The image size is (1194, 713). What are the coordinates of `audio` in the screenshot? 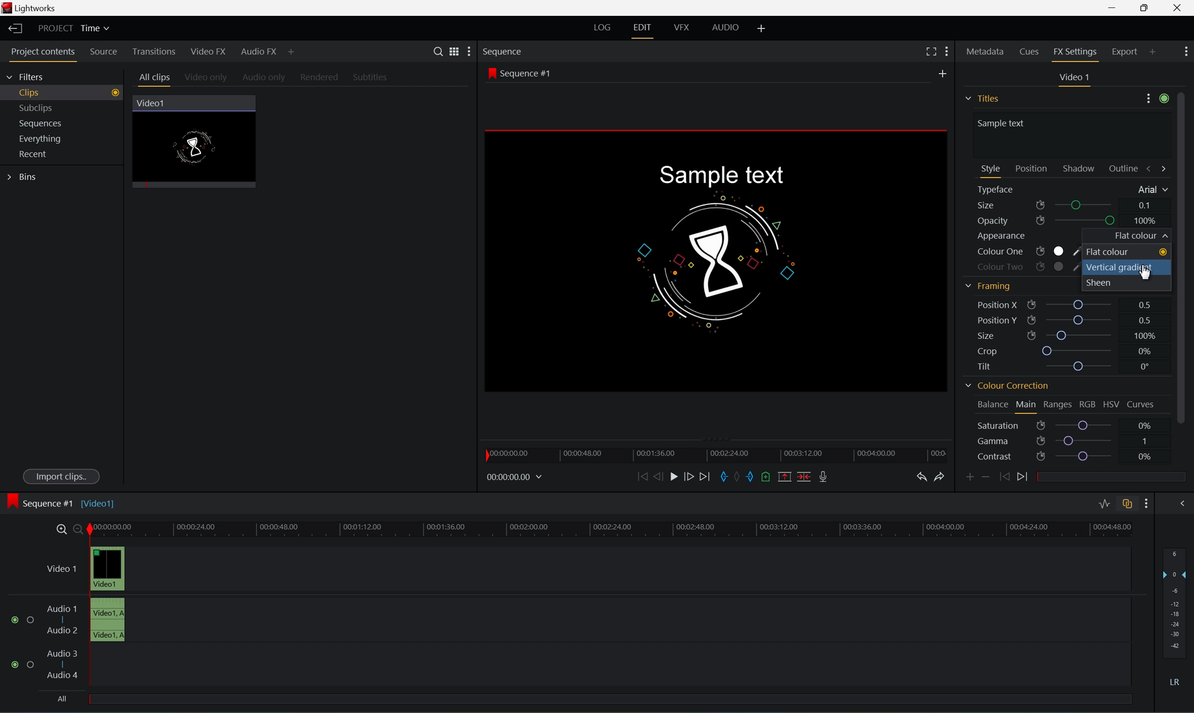 It's located at (730, 27).